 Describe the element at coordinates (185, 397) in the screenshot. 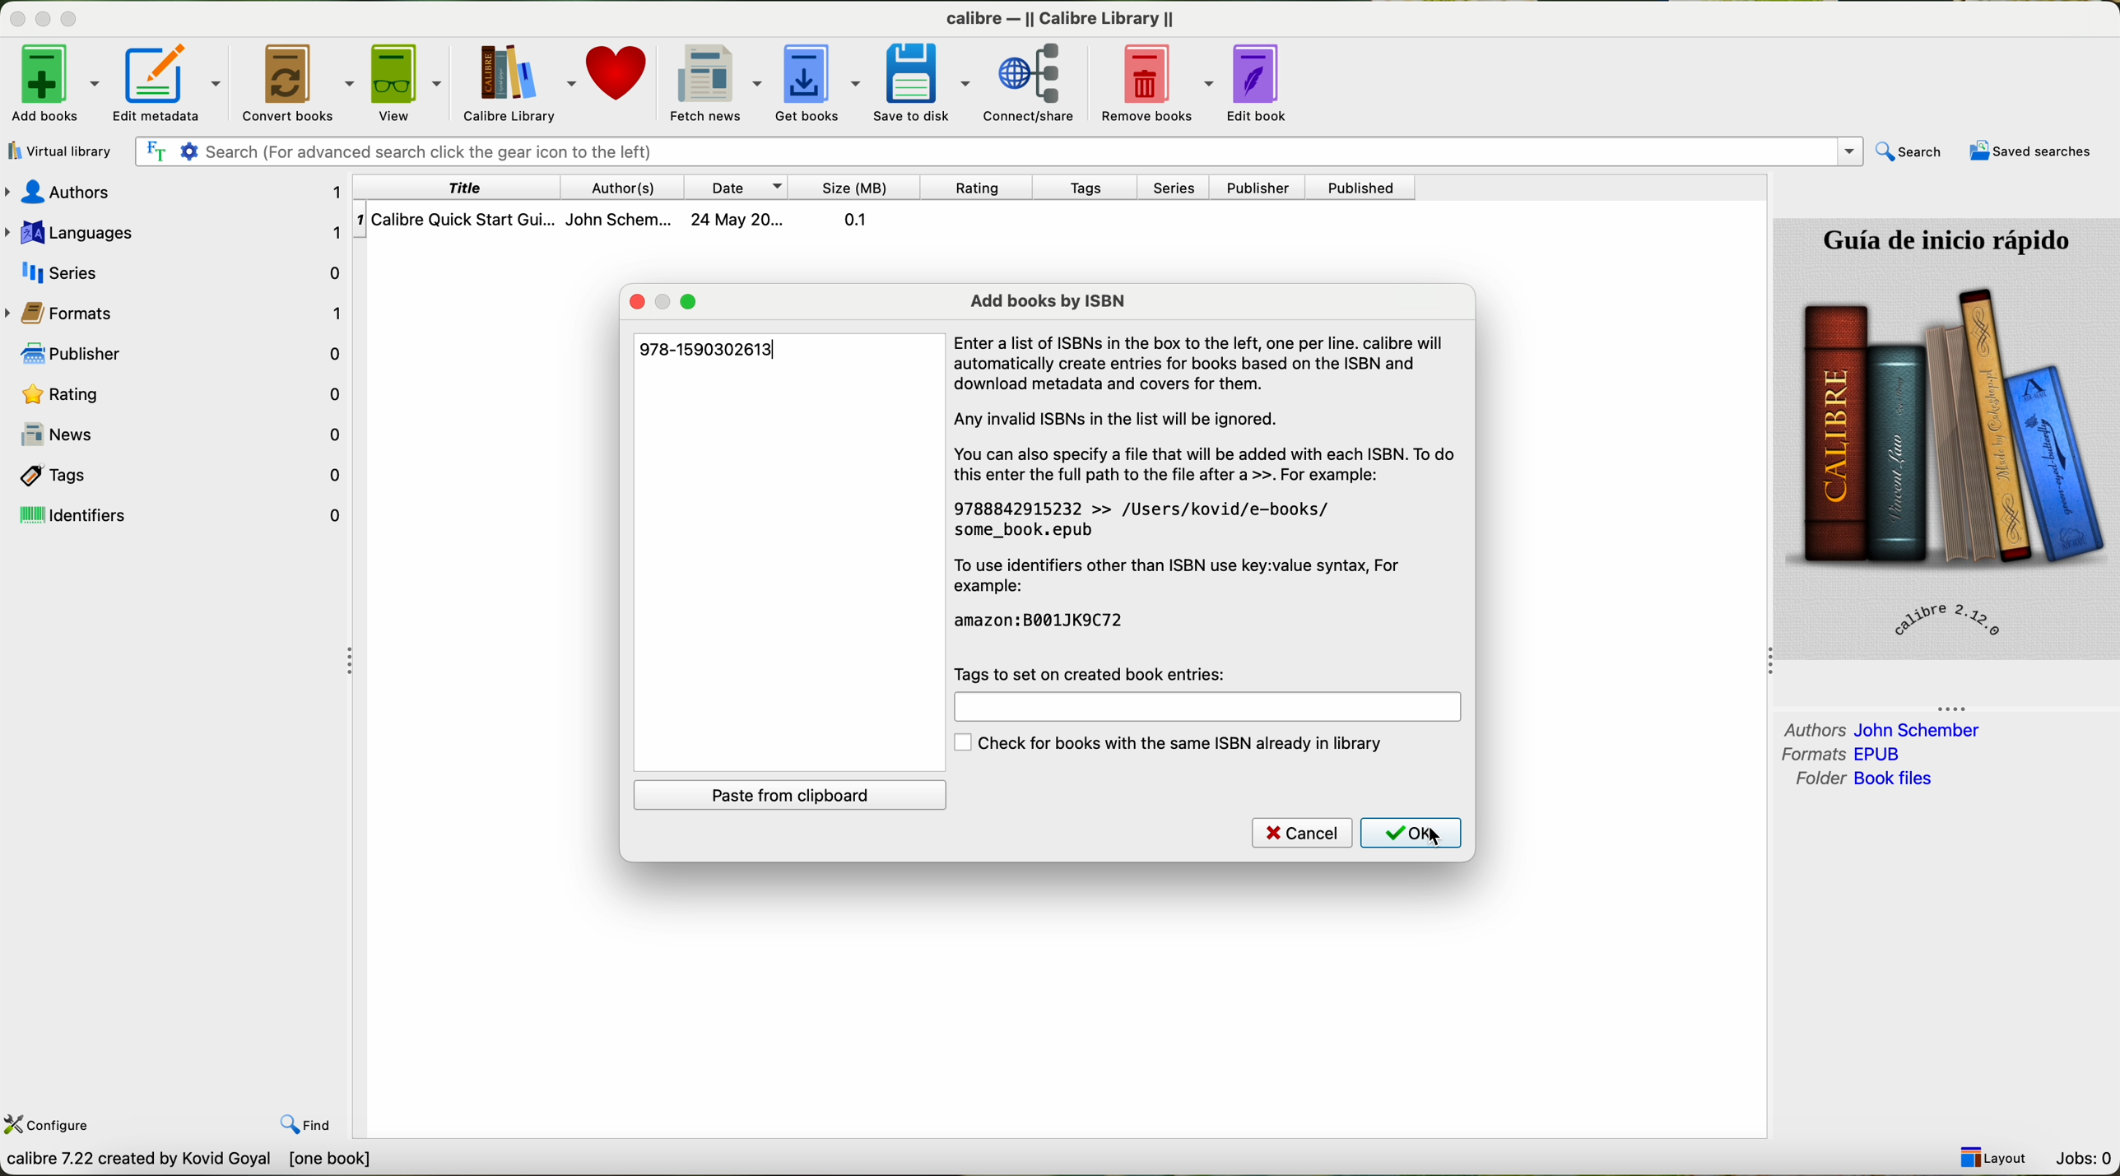

I see `Rating` at that location.